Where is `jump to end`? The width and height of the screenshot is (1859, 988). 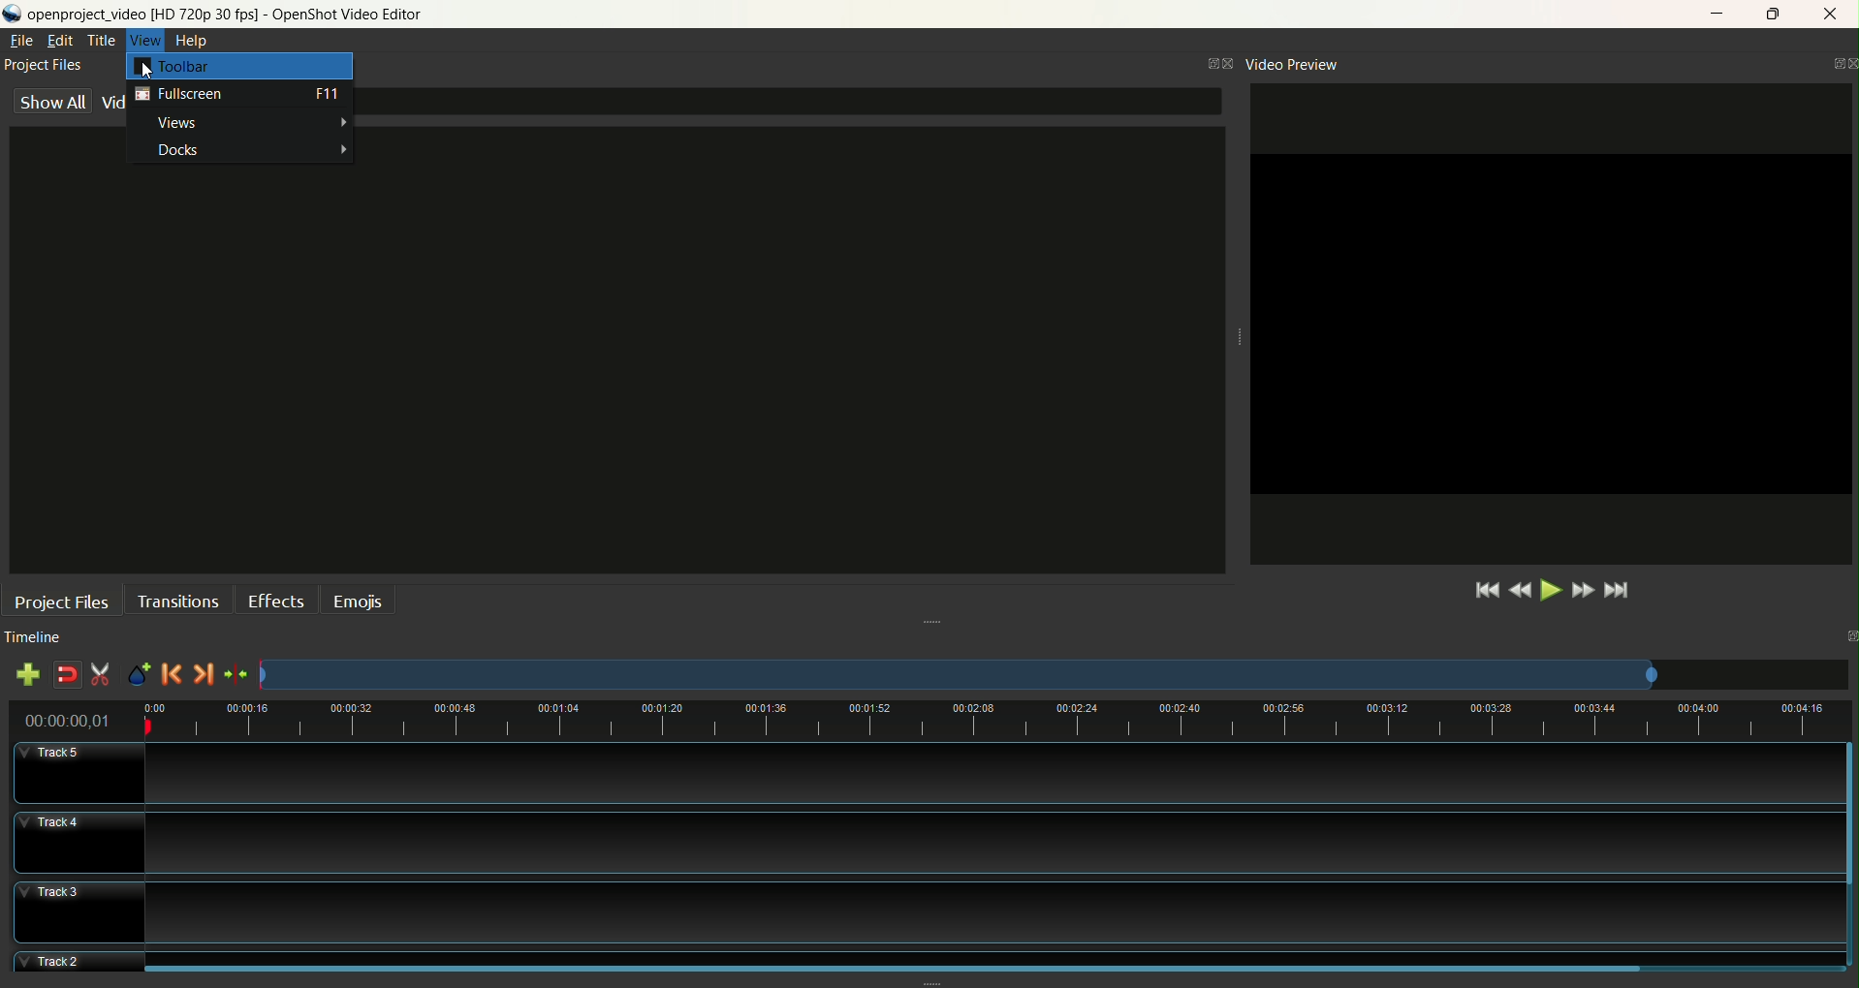 jump to end is located at coordinates (1620, 592).